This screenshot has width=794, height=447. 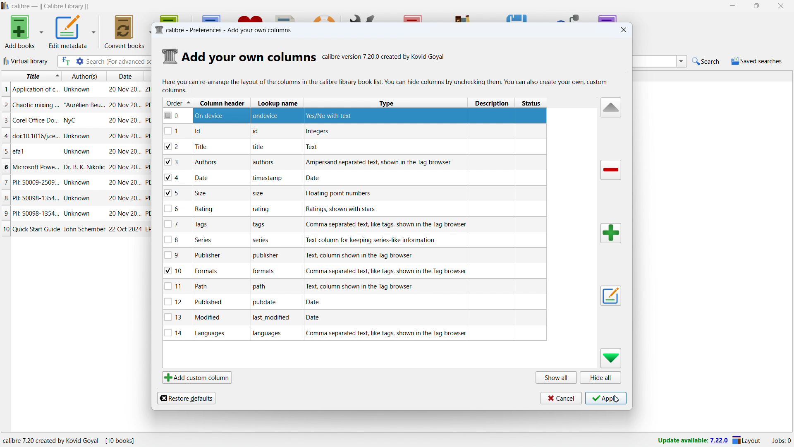 I want to click on Comma separated text, like tags, shown in the Tag browser, so click(x=386, y=333).